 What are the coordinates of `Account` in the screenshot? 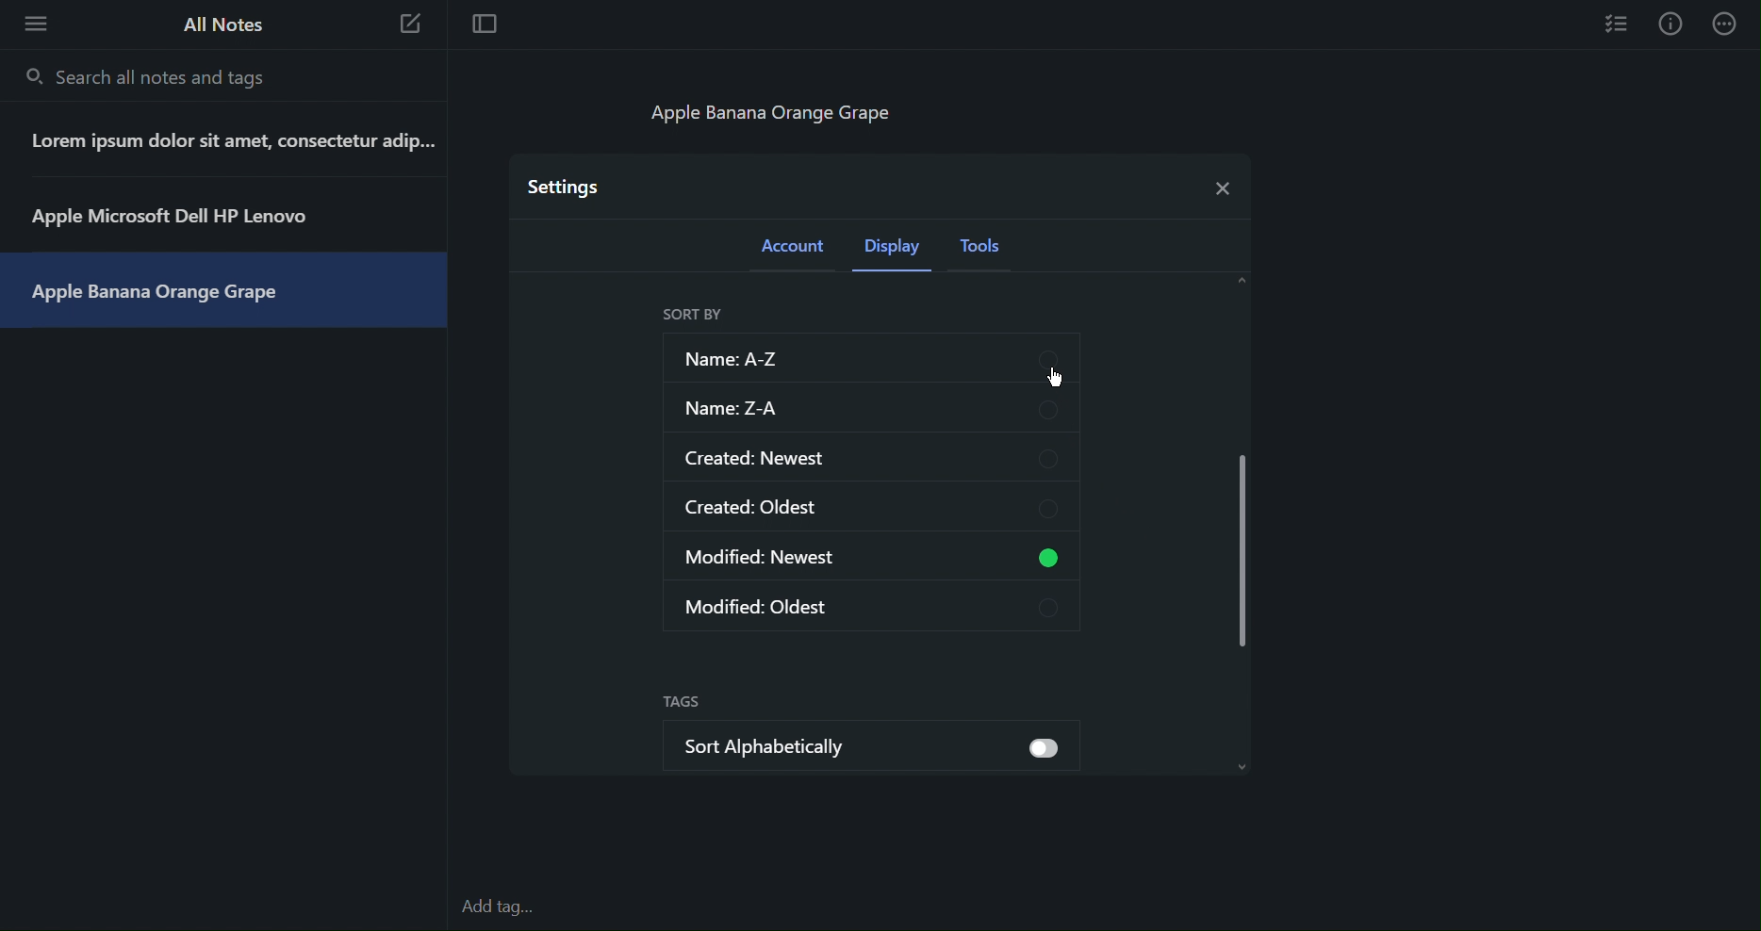 It's located at (795, 251).